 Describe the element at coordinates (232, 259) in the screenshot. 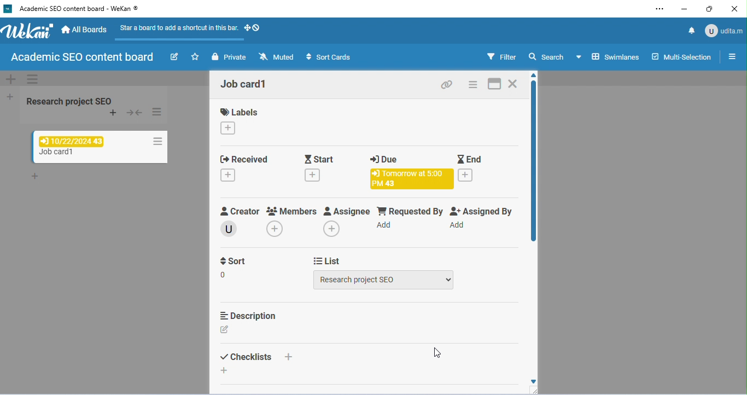

I see `sort` at that location.